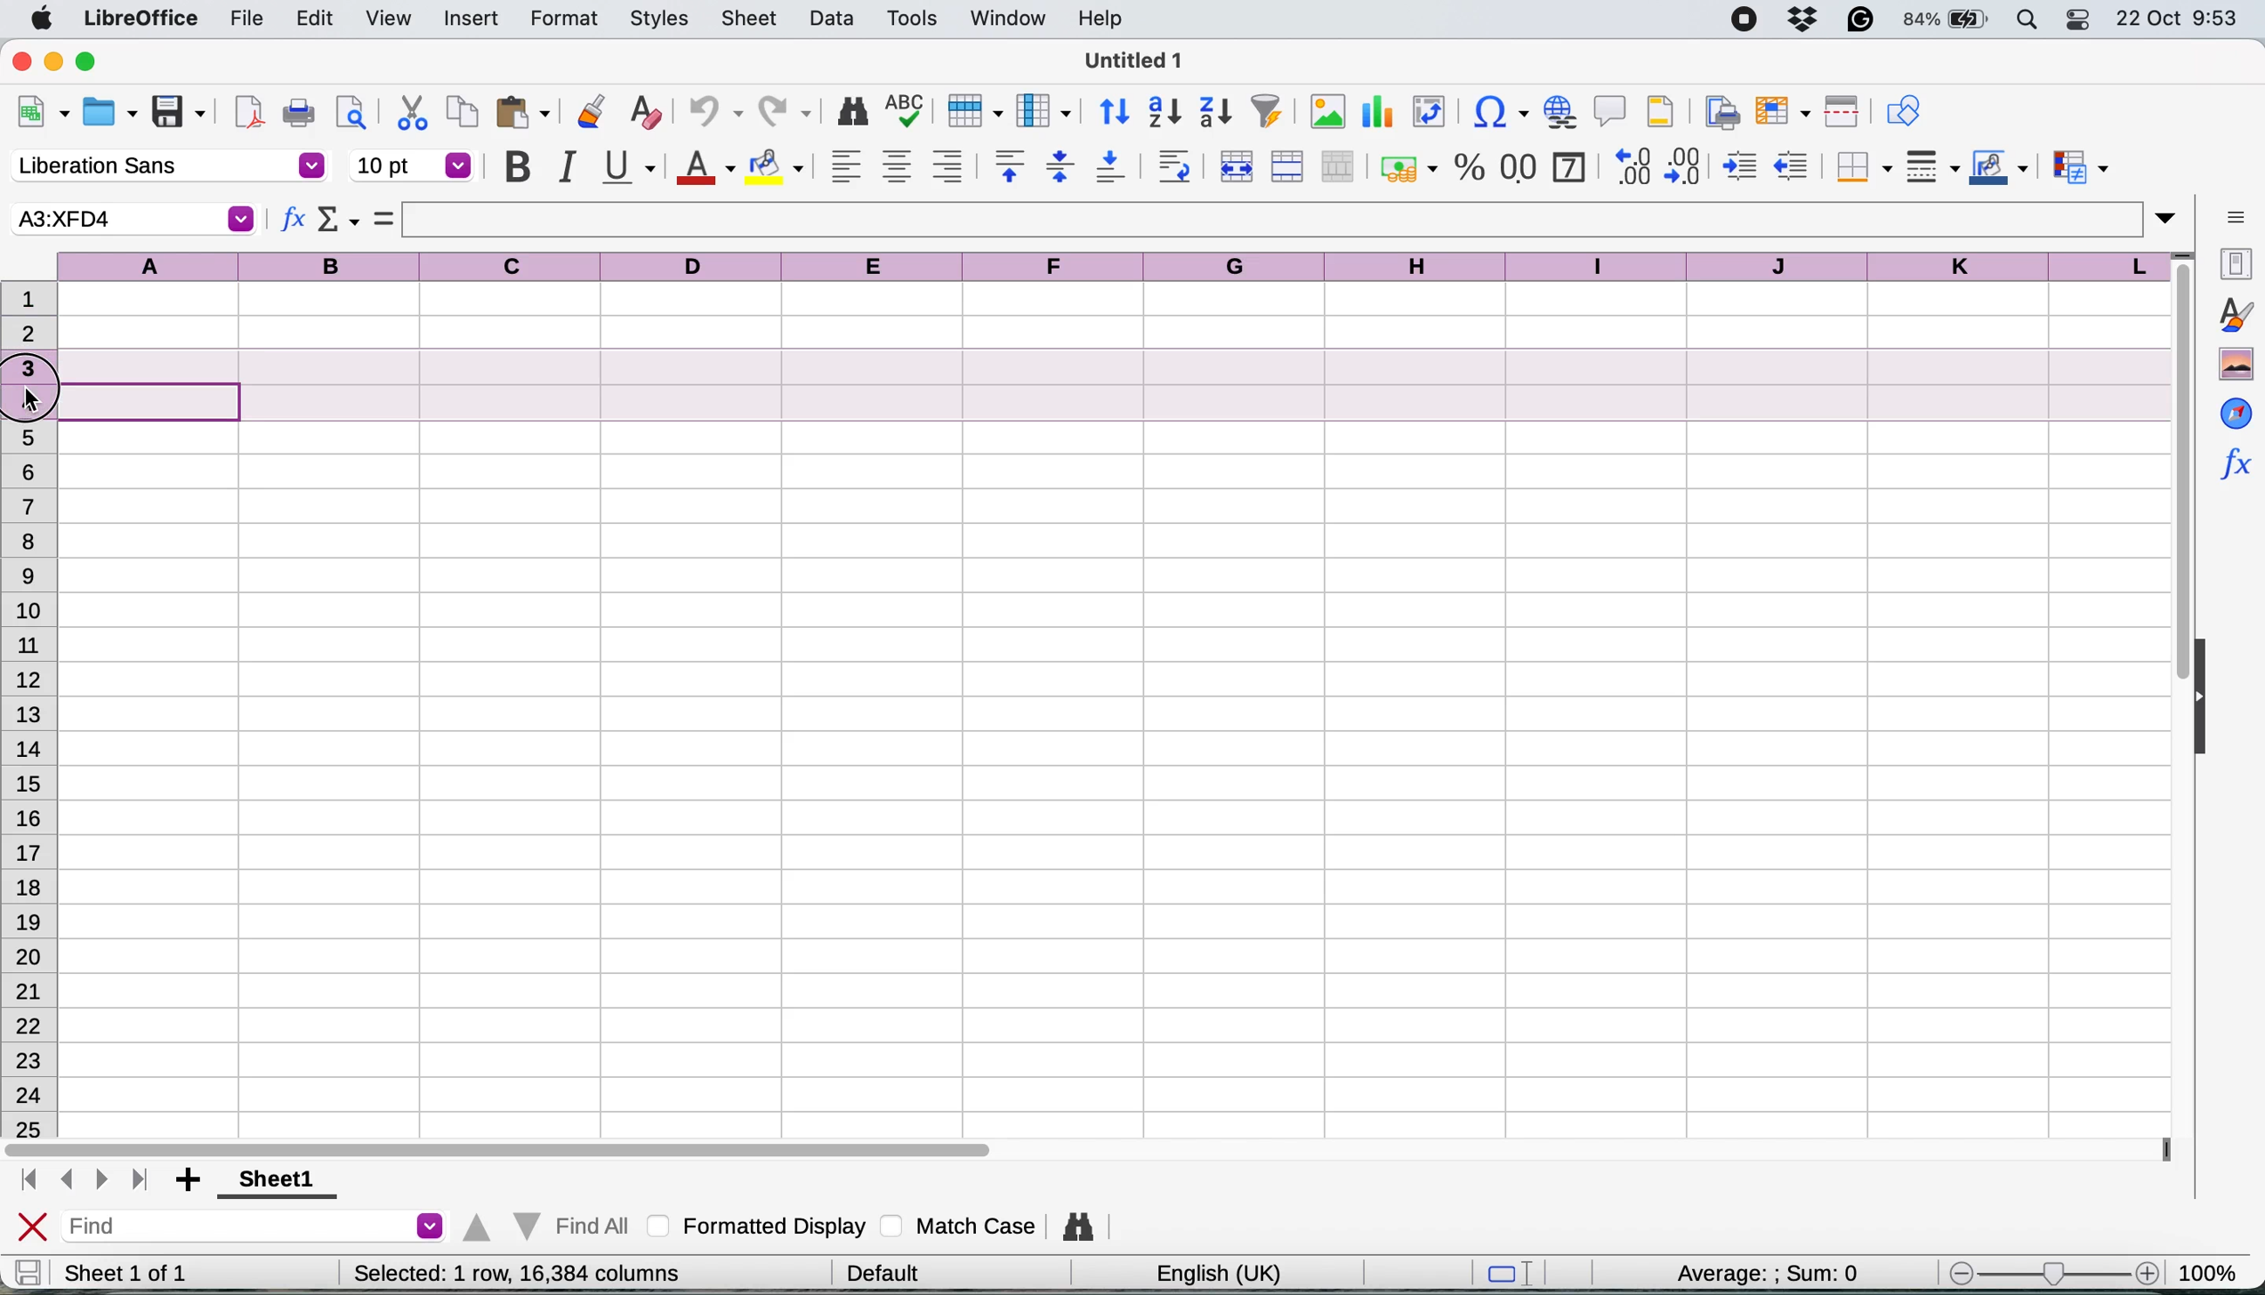 Image resolution: width=2265 pixels, height=1295 pixels. I want to click on align top, so click(1010, 165).